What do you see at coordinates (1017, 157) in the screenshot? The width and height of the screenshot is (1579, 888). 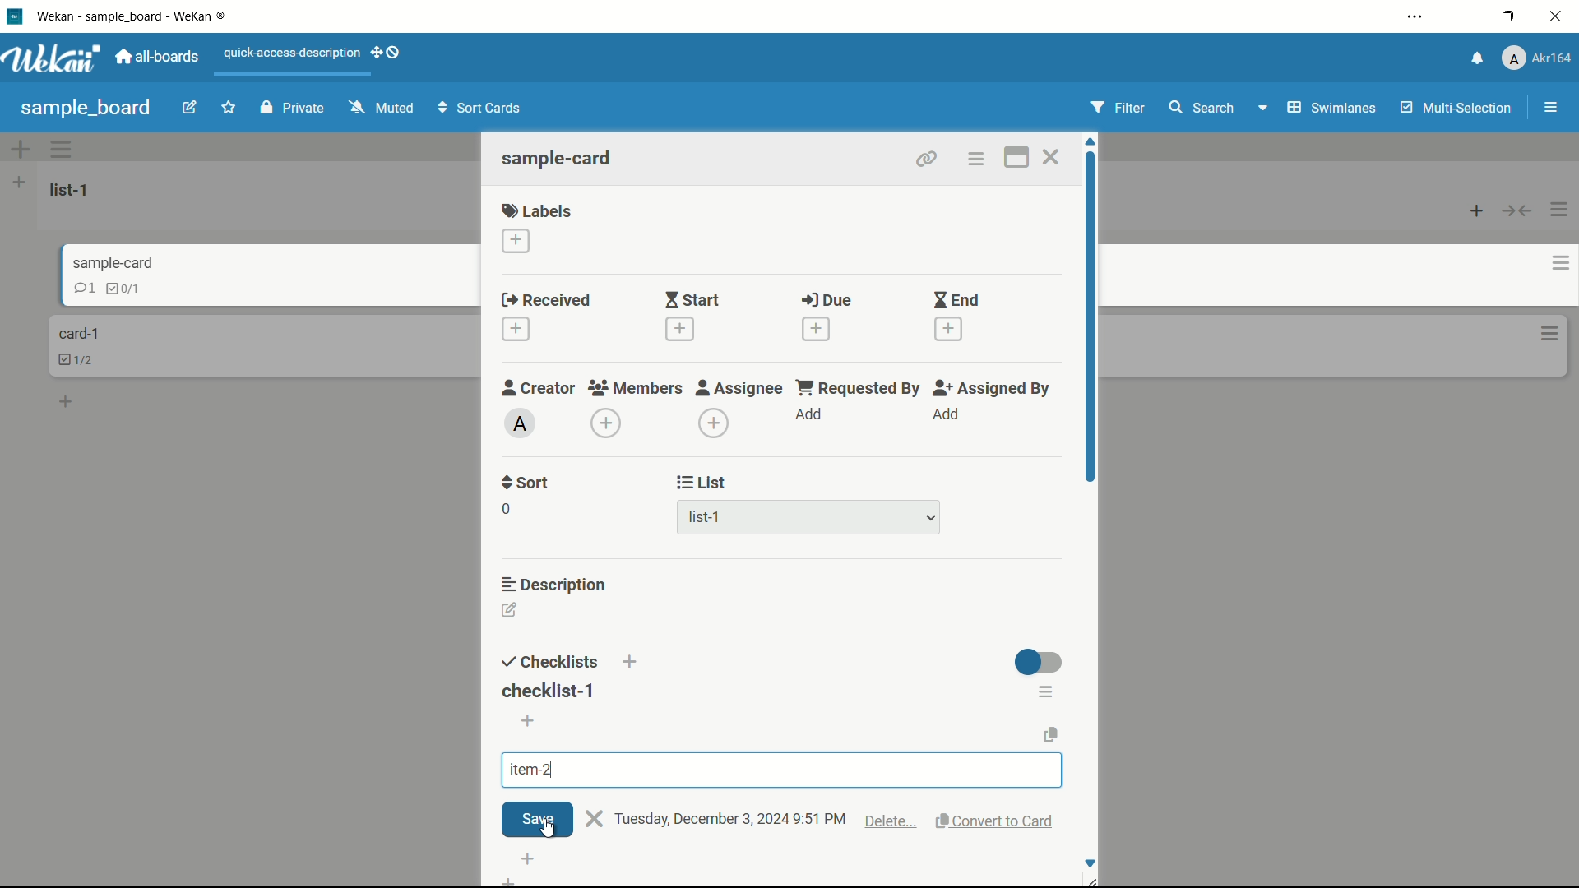 I see `maximize card` at bounding box center [1017, 157].